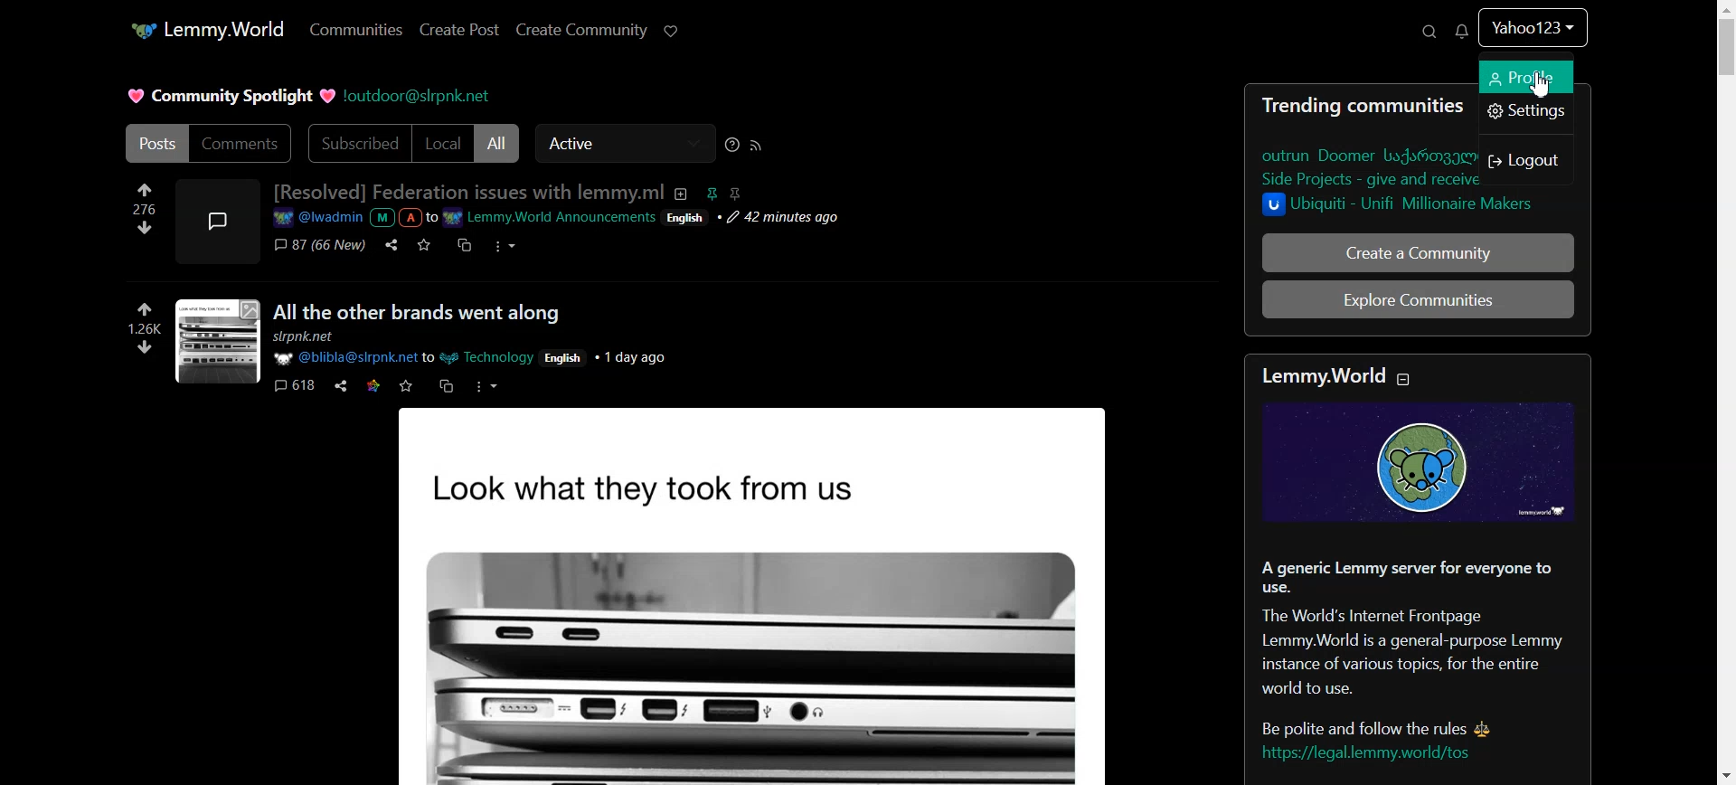 The width and height of the screenshot is (1736, 785). What do you see at coordinates (485, 387) in the screenshot?
I see `` at bounding box center [485, 387].